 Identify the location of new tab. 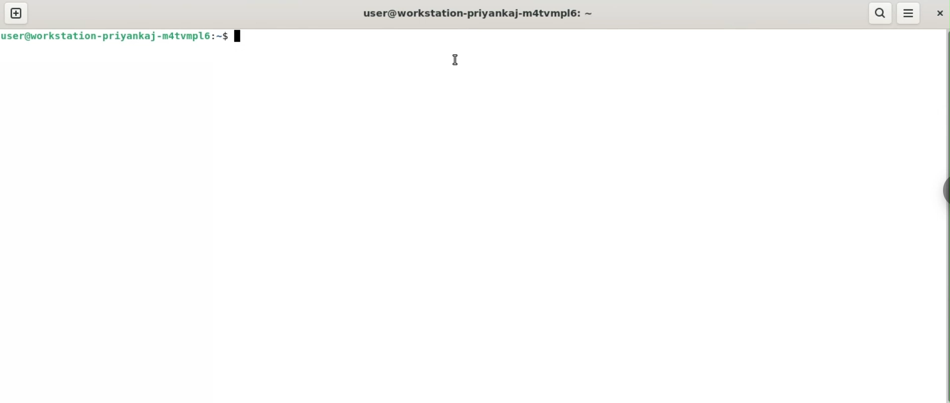
(20, 13).